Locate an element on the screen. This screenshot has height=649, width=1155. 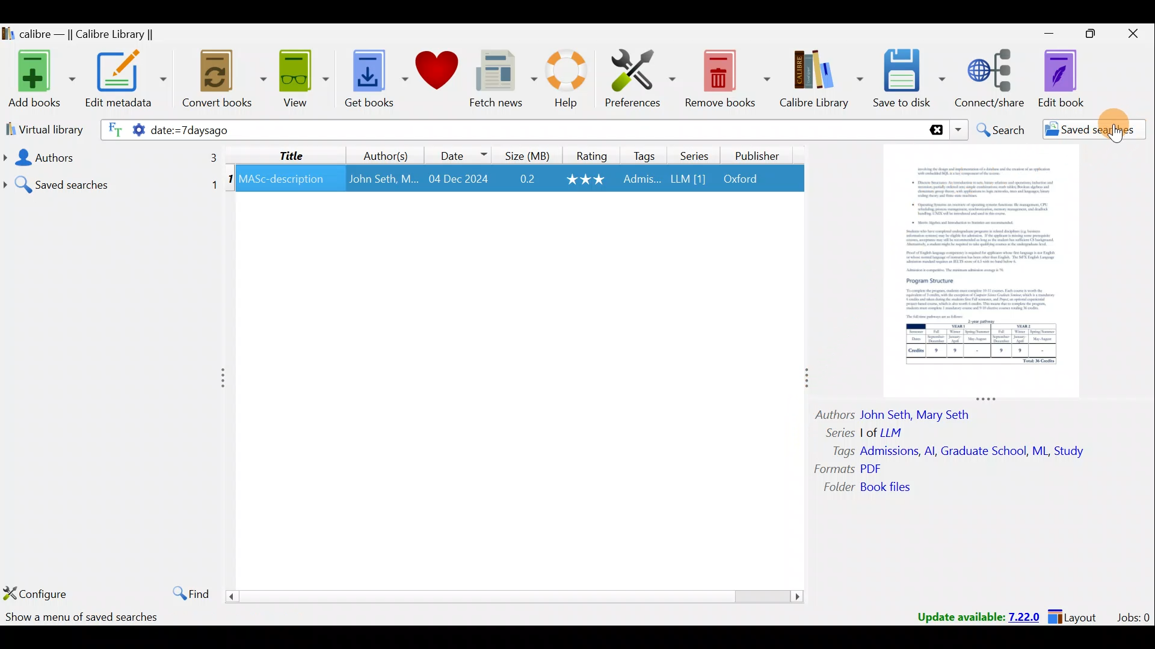
Layout is located at coordinates (1076, 615).